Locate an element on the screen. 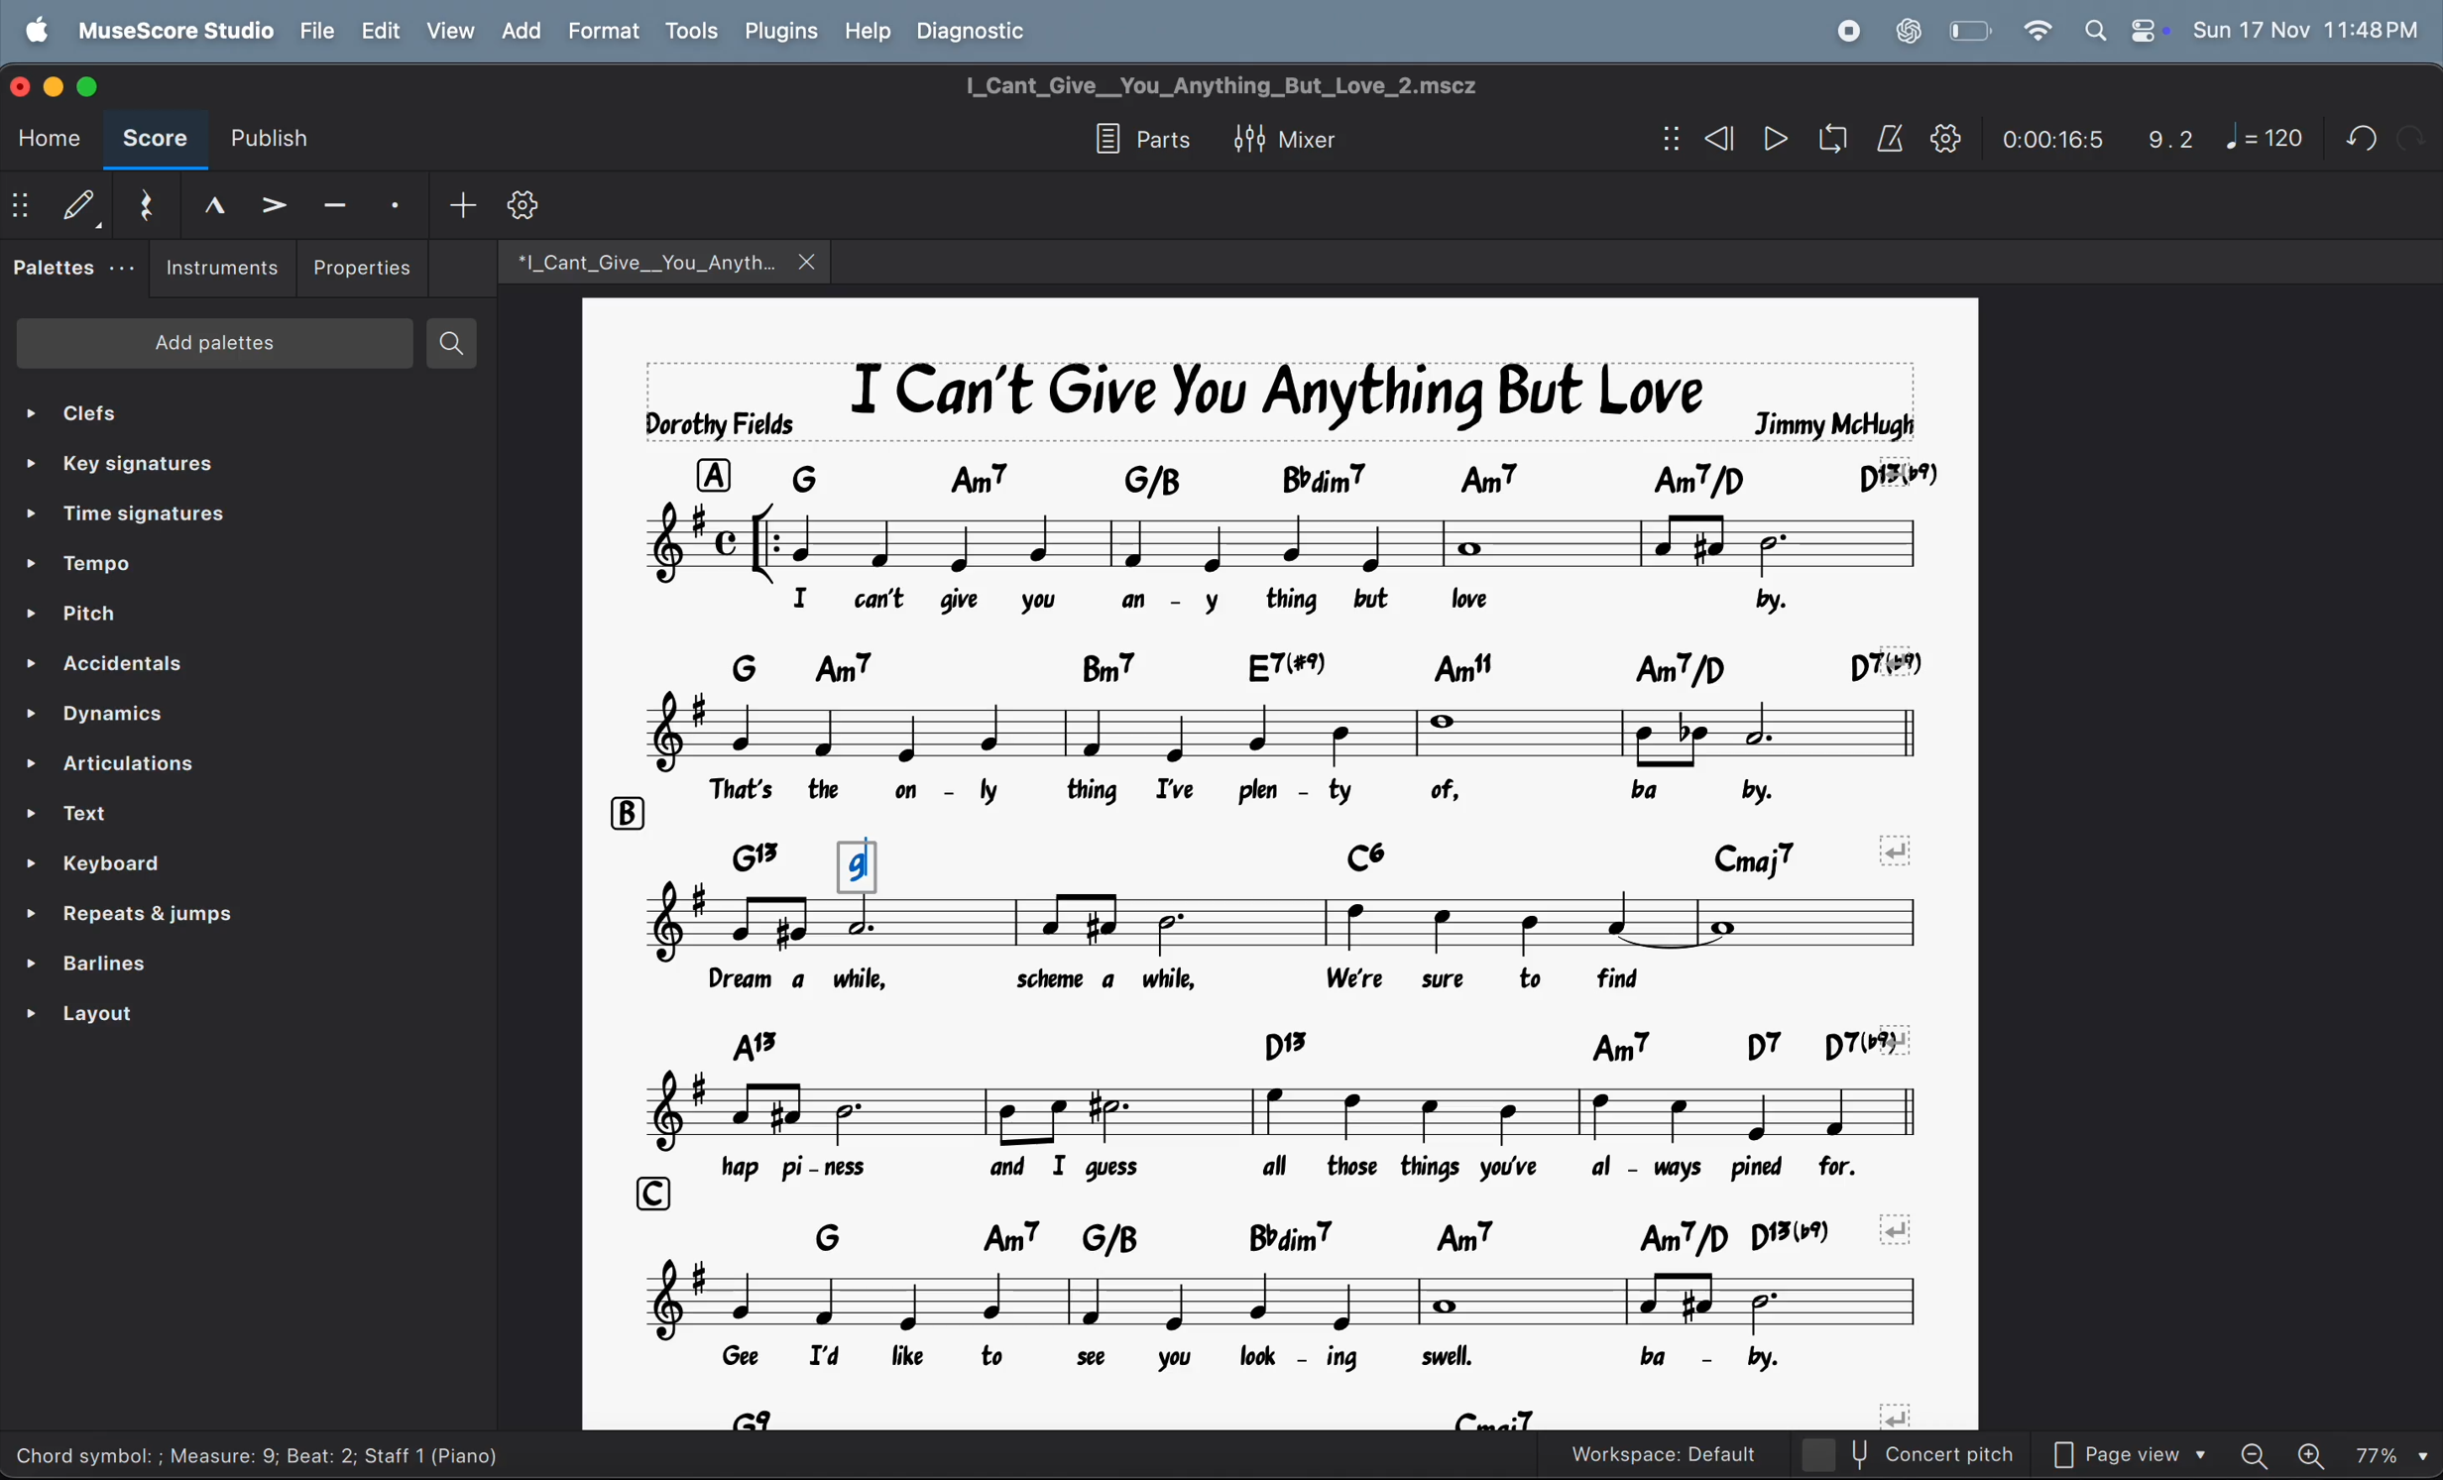 This screenshot has height=1480, width=2443. 0.00.24.0 is located at coordinates (2051, 141).